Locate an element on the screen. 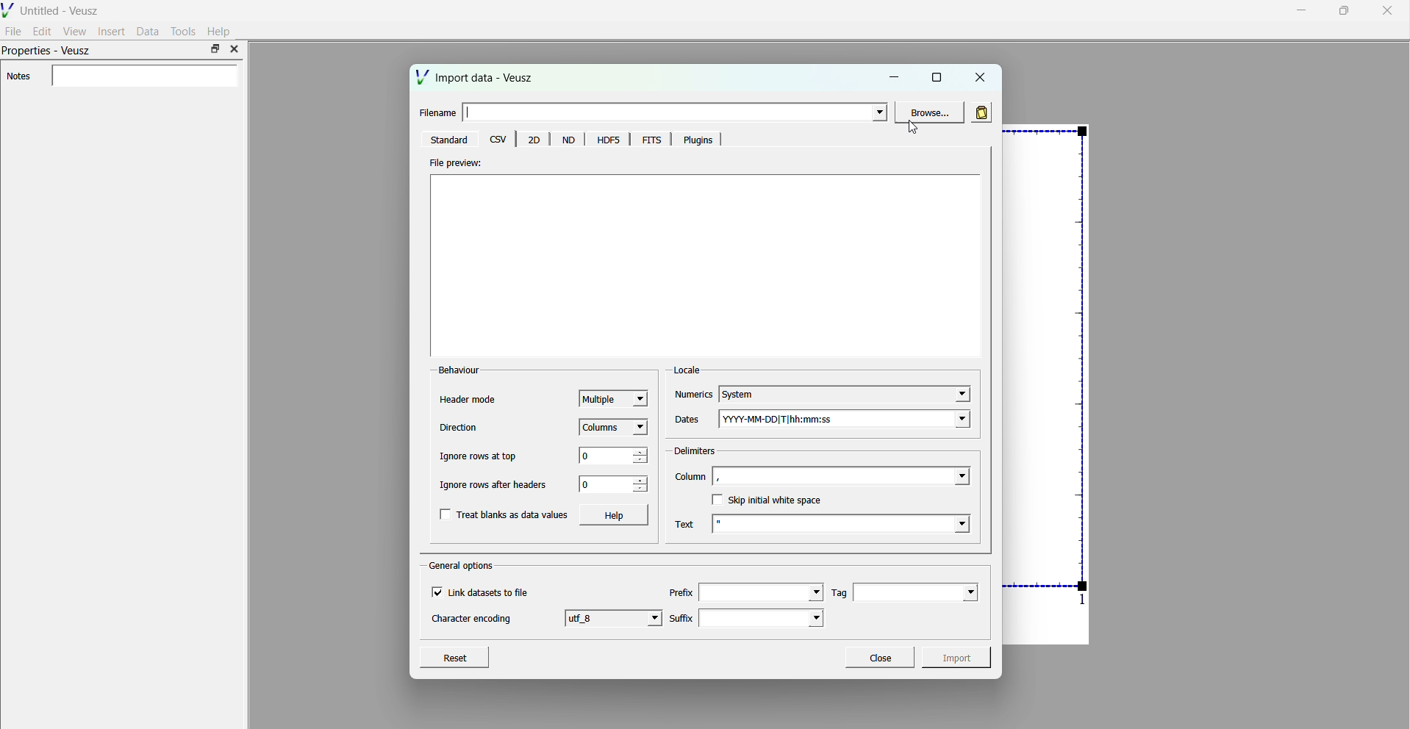 Image resolution: width=1410 pixels, height=729 pixels. checkbox is located at coordinates (716, 499).